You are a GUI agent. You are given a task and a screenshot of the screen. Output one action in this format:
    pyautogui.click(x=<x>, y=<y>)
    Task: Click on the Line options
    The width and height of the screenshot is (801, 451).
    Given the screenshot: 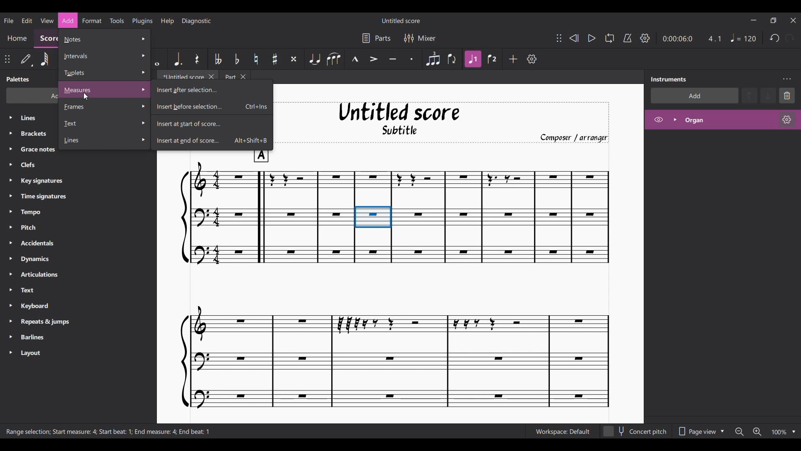 What is the action you would take?
    pyautogui.click(x=104, y=141)
    